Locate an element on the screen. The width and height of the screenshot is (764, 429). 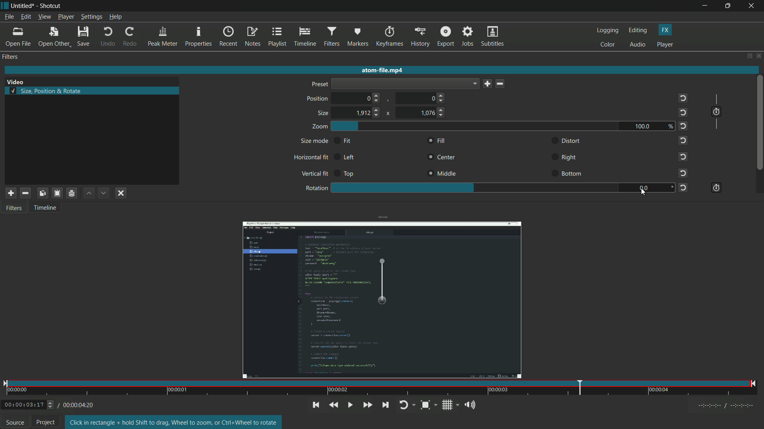
timeline is located at coordinates (44, 207).